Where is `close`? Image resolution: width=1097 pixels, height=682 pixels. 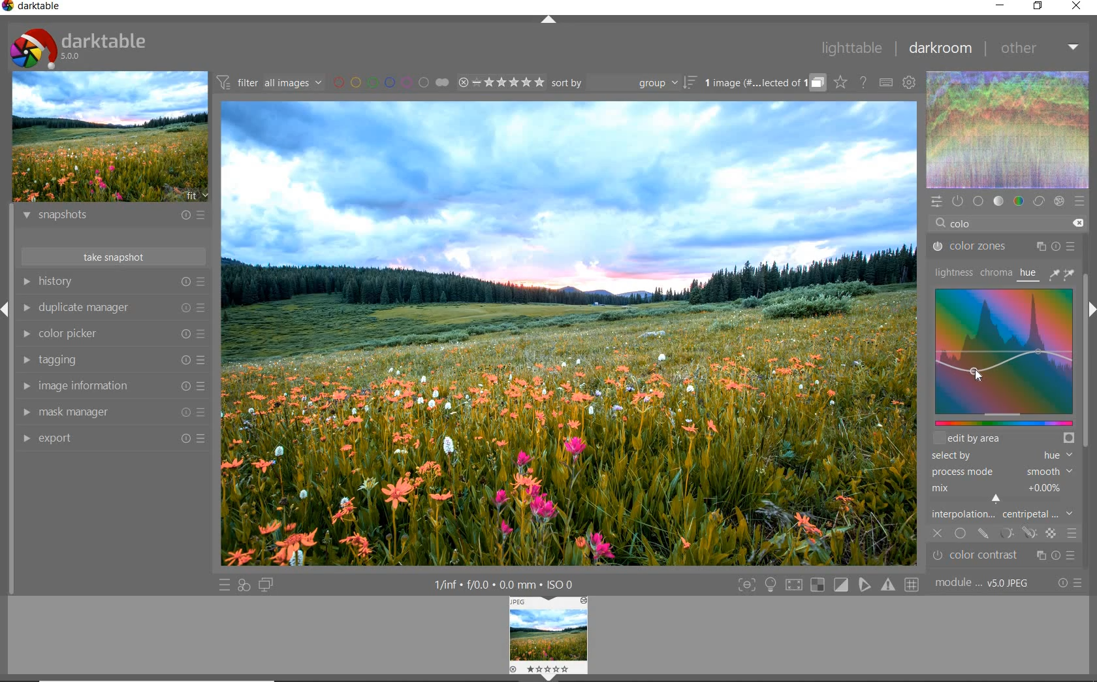 close is located at coordinates (1077, 6).